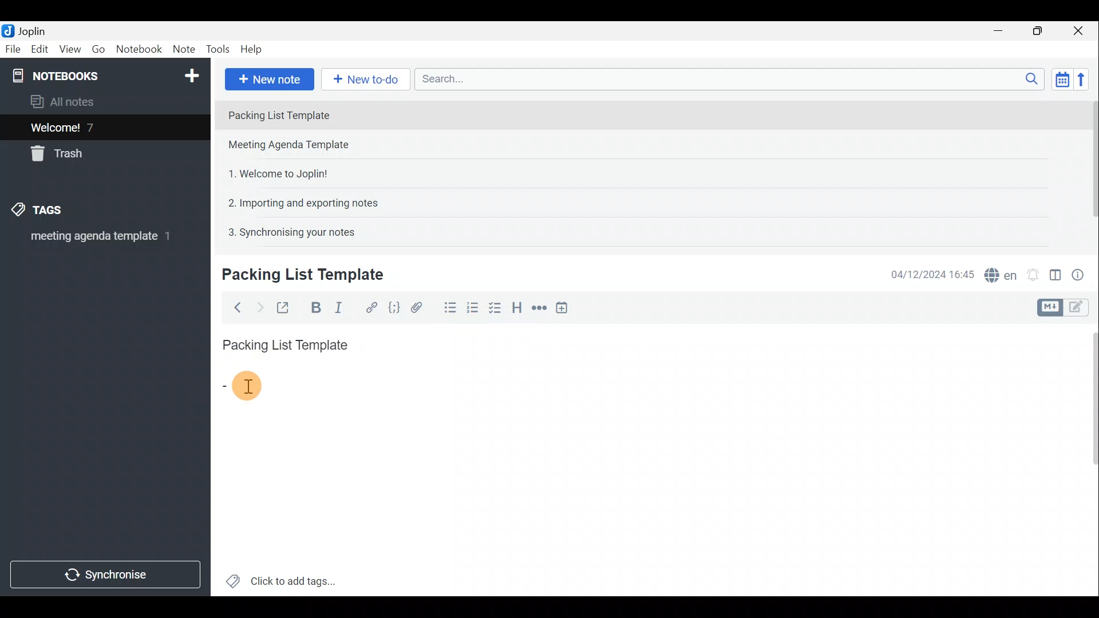 Image resolution: width=1099 pixels, height=618 pixels. I want to click on Note 4, so click(297, 201).